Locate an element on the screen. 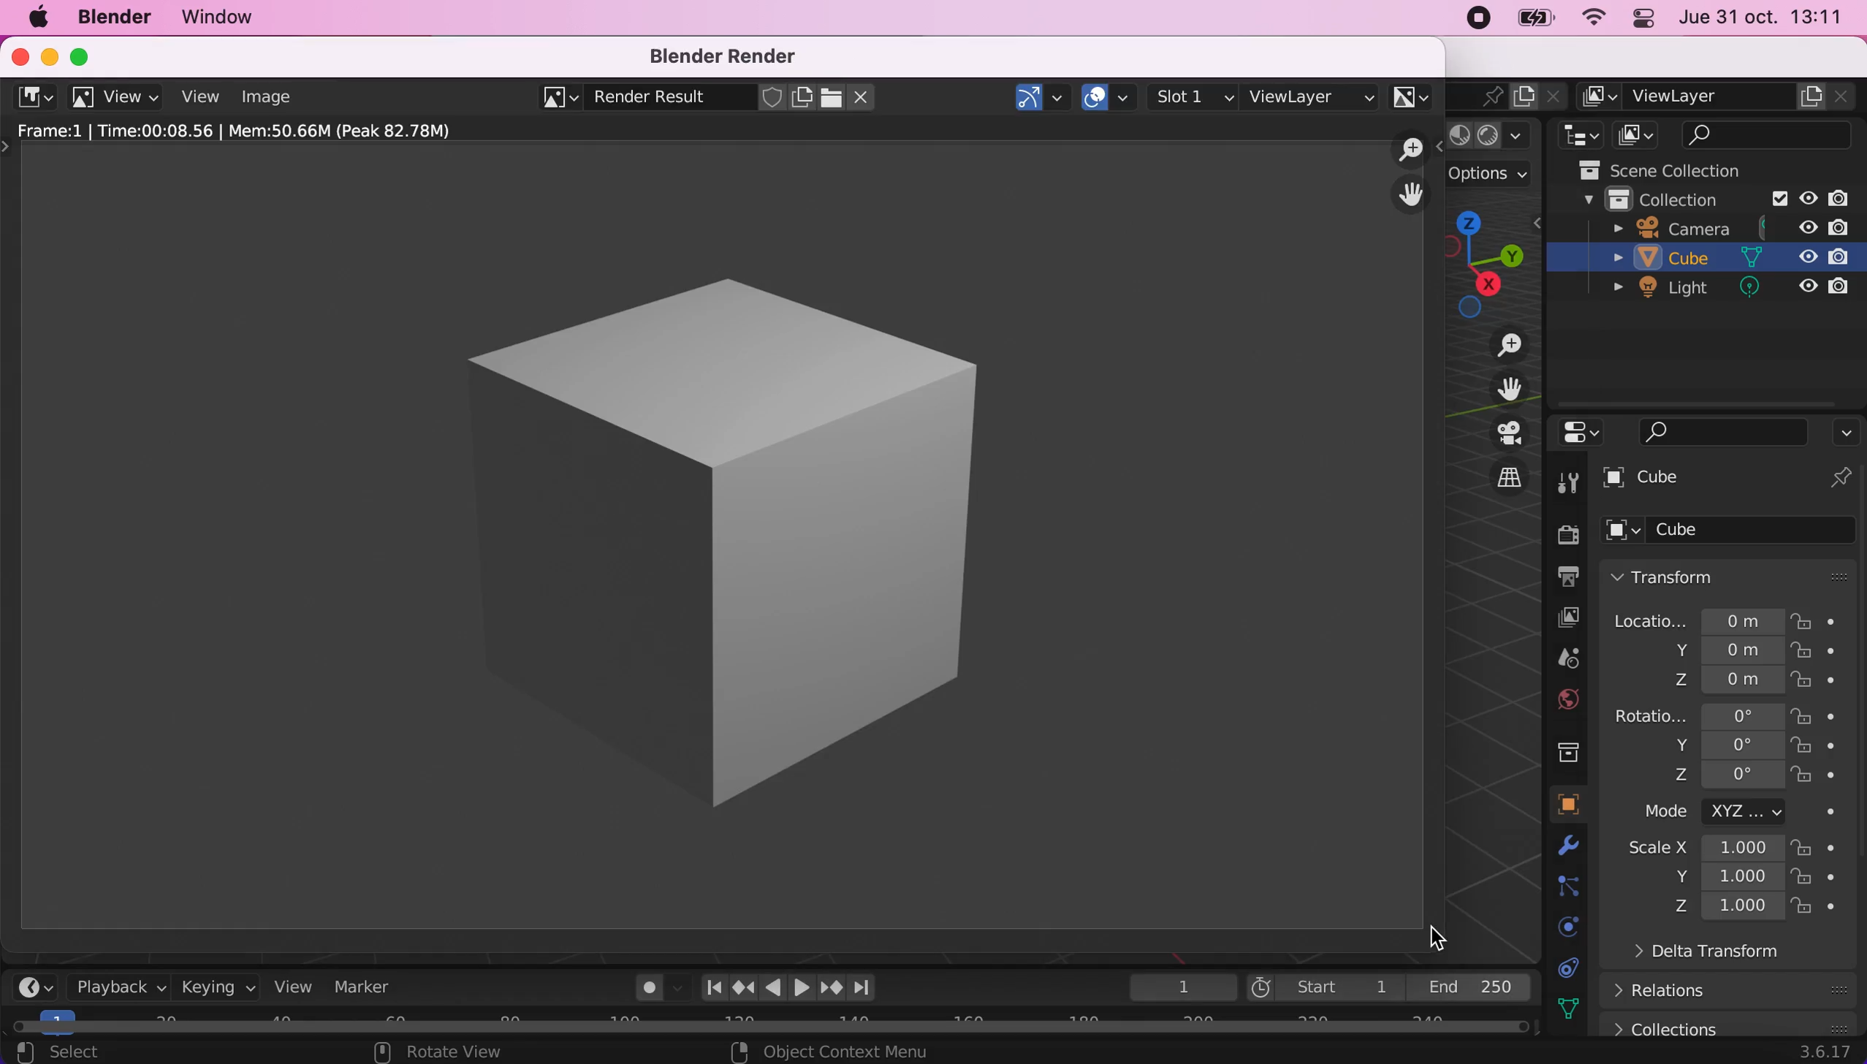 The height and width of the screenshot is (1064, 1867). close is located at coordinates (16, 55).